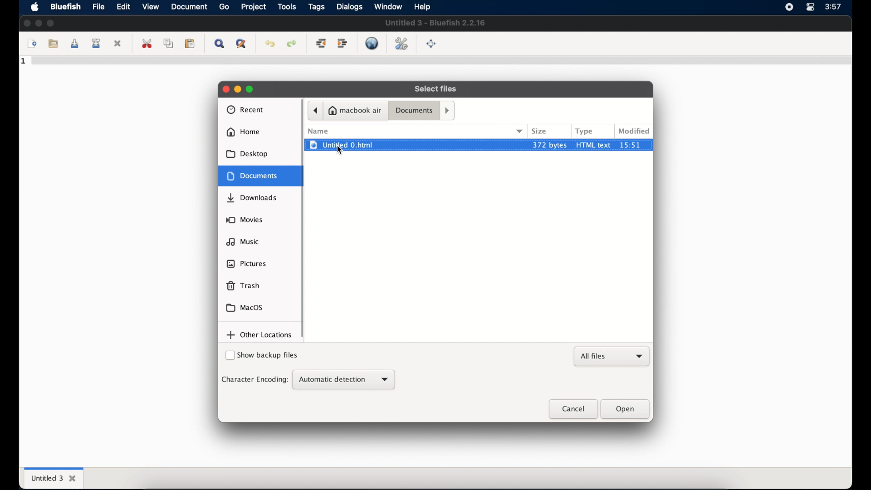  I want to click on edit preferences, so click(401, 43).